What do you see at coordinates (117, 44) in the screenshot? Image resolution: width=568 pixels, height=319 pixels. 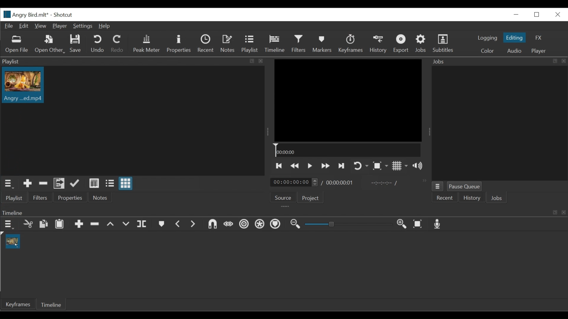 I see `Redo` at bounding box center [117, 44].